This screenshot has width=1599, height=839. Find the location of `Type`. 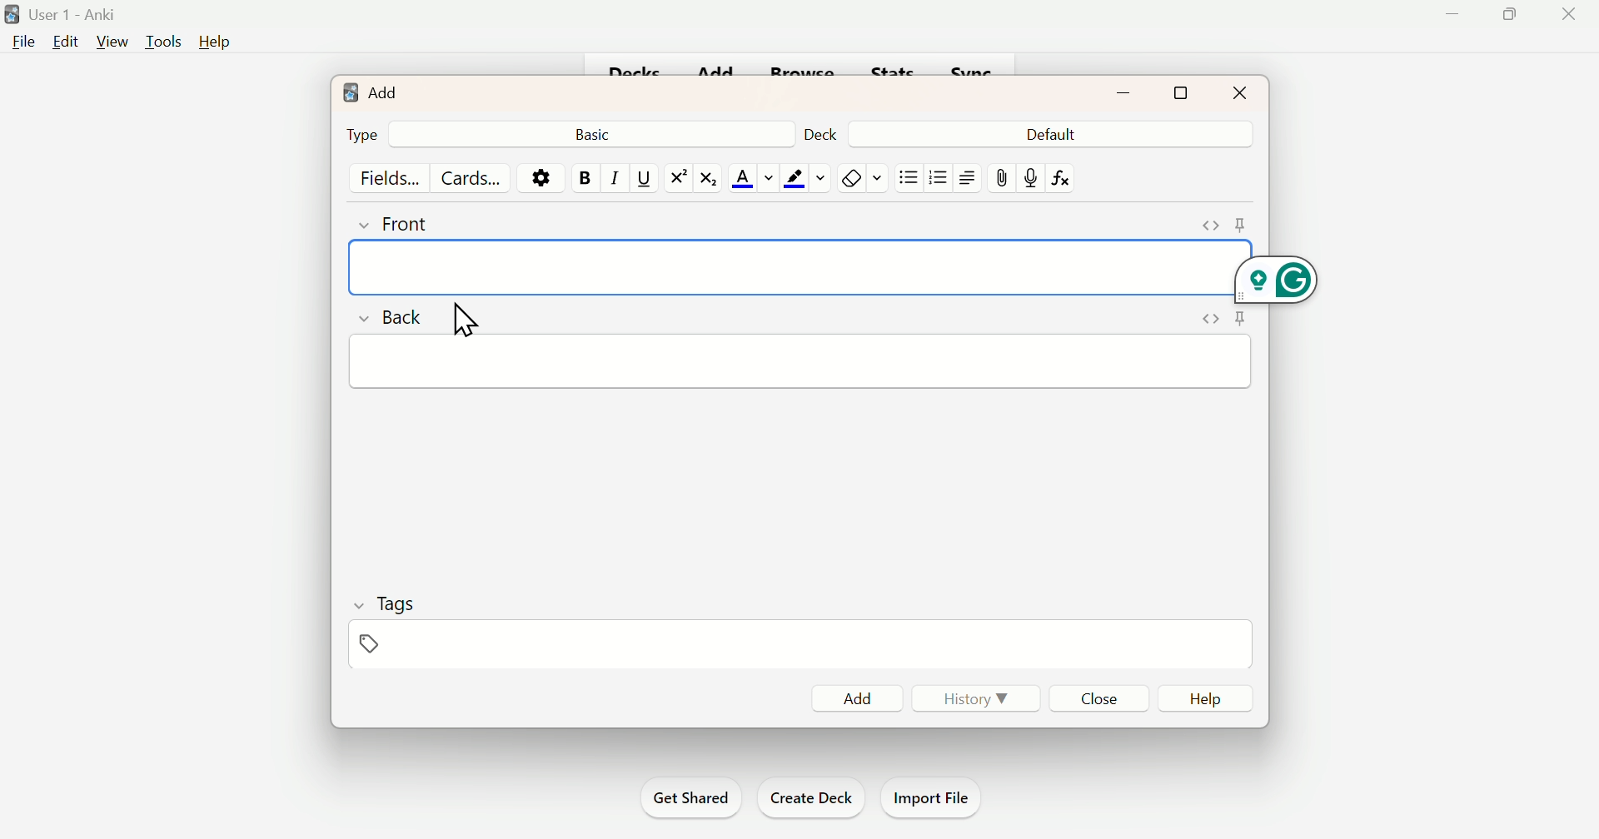

Type is located at coordinates (362, 133).